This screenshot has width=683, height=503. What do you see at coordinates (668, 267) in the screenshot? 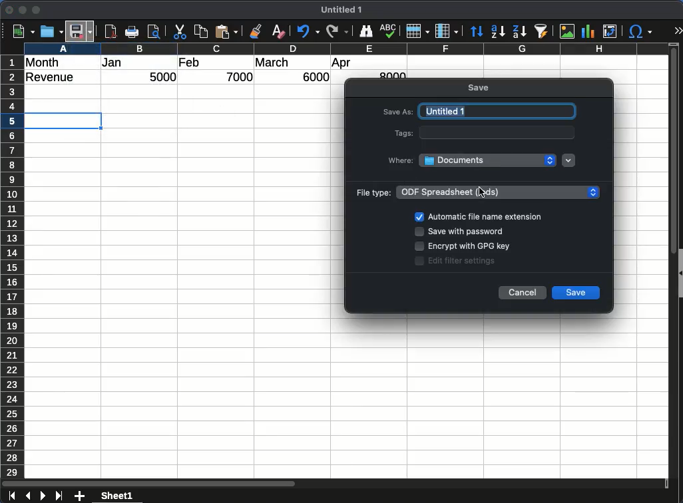
I see `scroll` at bounding box center [668, 267].